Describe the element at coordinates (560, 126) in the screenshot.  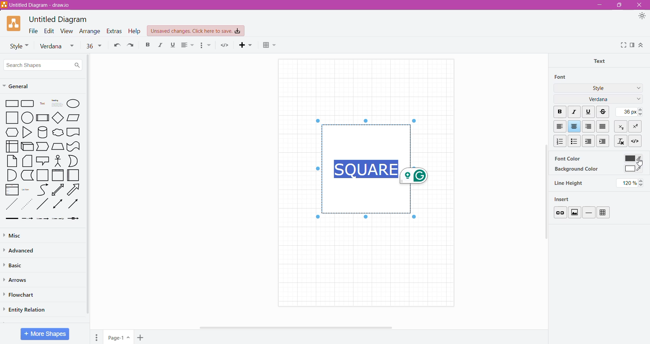
I see `Left` at that location.